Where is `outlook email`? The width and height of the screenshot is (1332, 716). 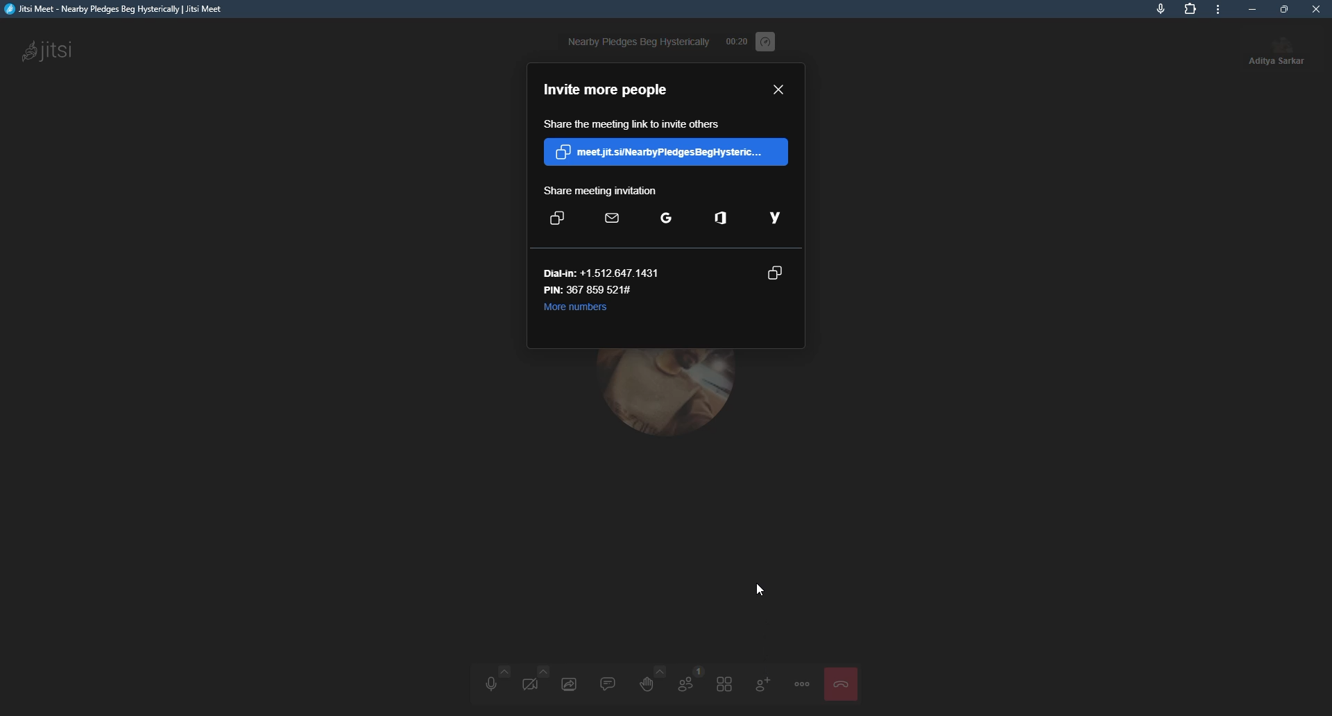
outlook email is located at coordinates (723, 219).